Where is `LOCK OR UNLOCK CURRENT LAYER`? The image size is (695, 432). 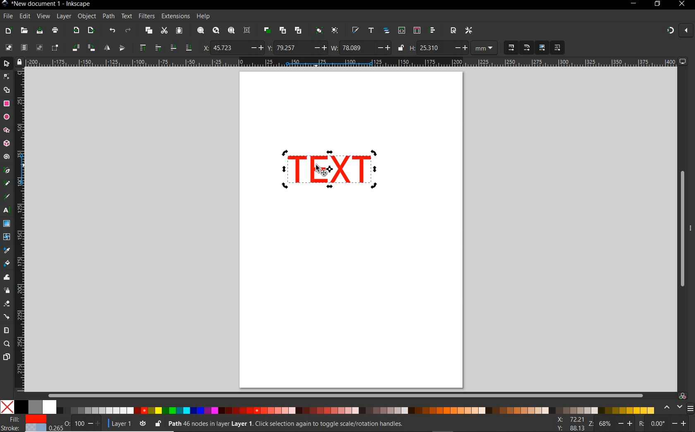 LOCK OR UNLOCK CURRENT LAYER is located at coordinates (158, 425).